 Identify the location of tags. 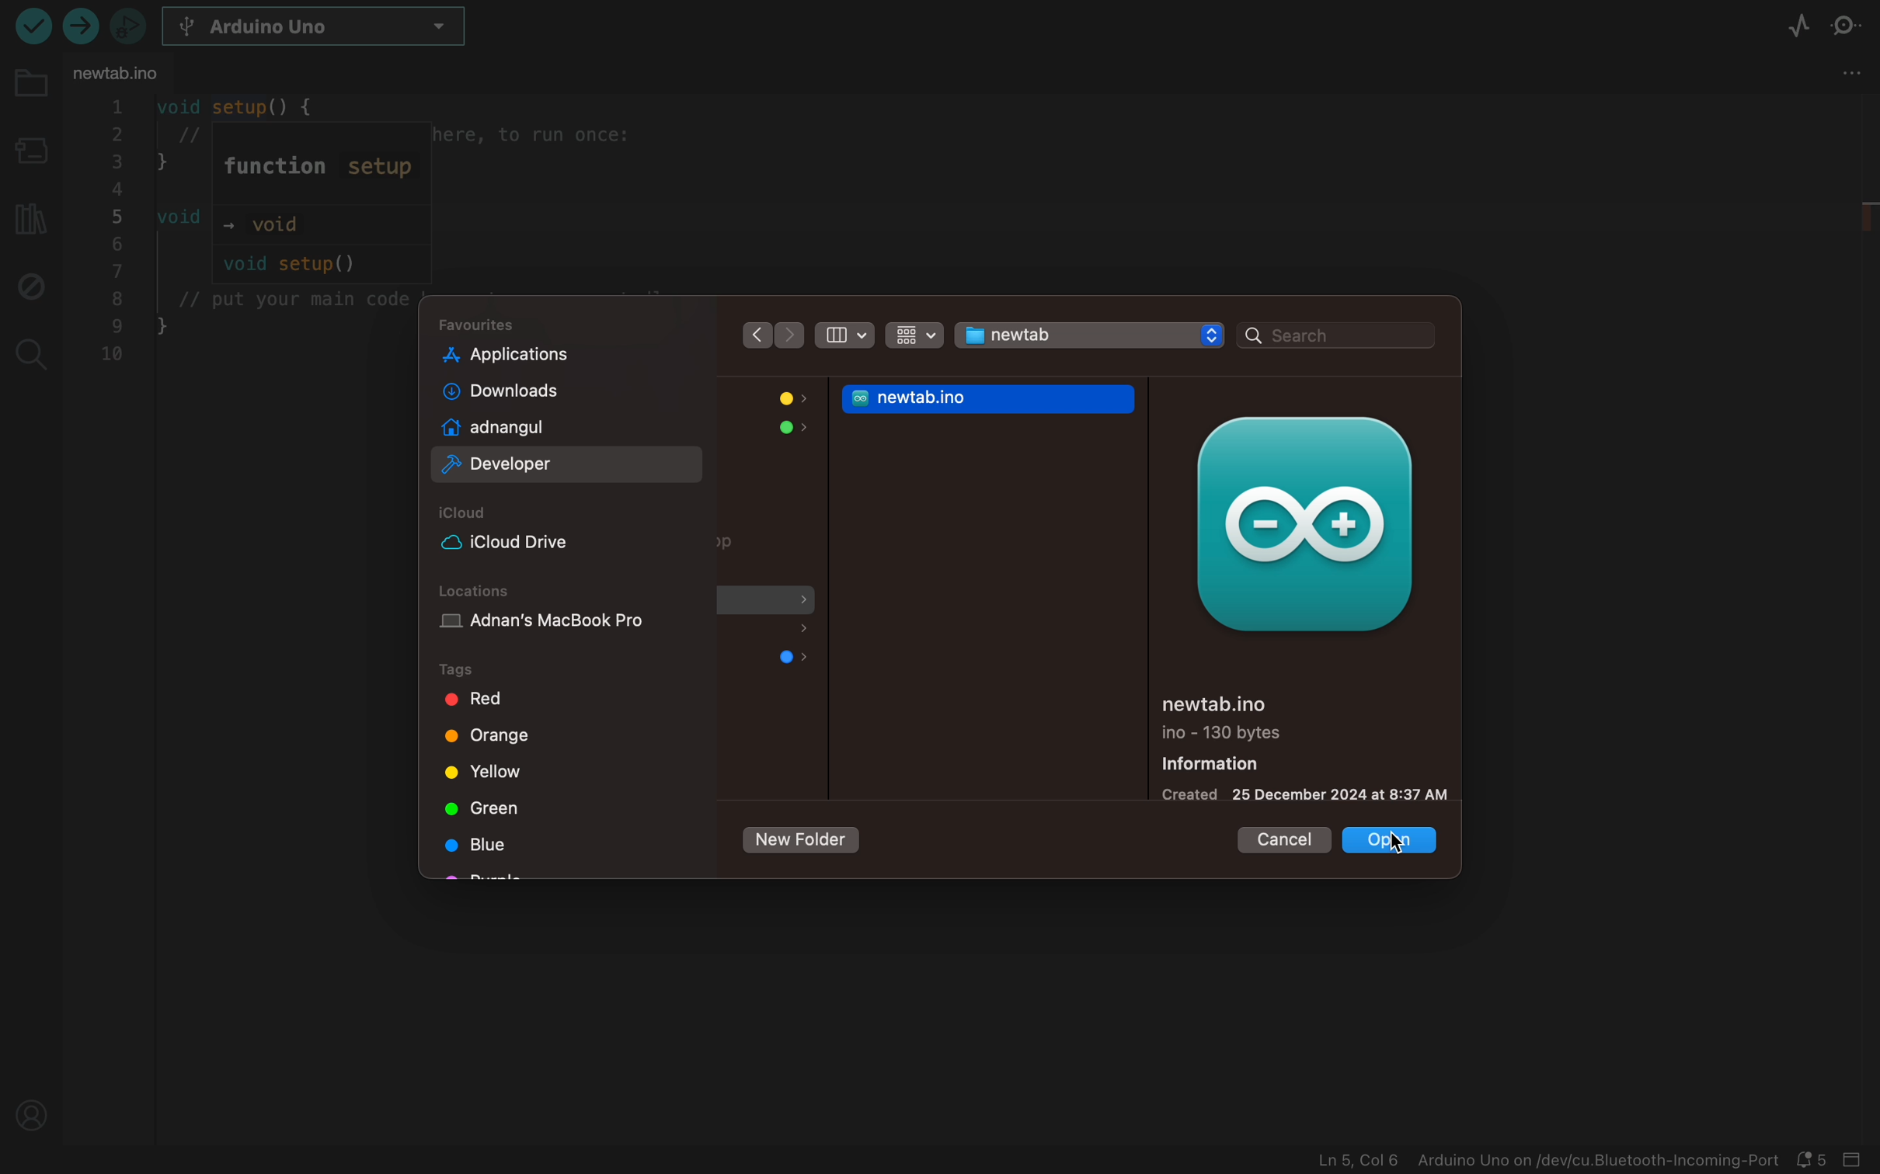
(482, 699).